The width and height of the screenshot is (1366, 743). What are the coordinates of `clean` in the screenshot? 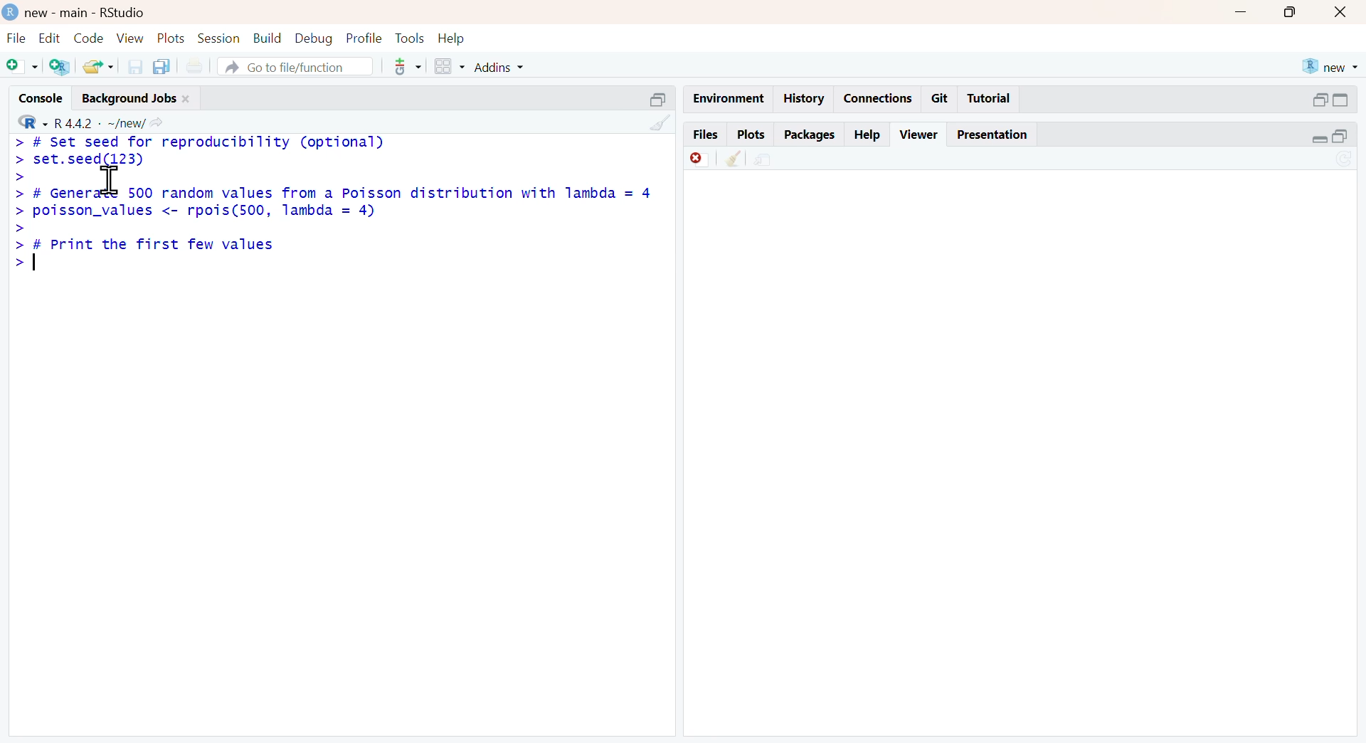 It's located at (733, 159).